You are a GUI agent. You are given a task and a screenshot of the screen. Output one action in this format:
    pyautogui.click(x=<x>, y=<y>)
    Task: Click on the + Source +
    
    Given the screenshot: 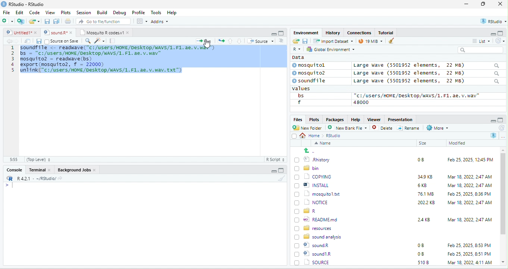 What is the action you would take?
    pyautogui.click(x=260, y=41)
    